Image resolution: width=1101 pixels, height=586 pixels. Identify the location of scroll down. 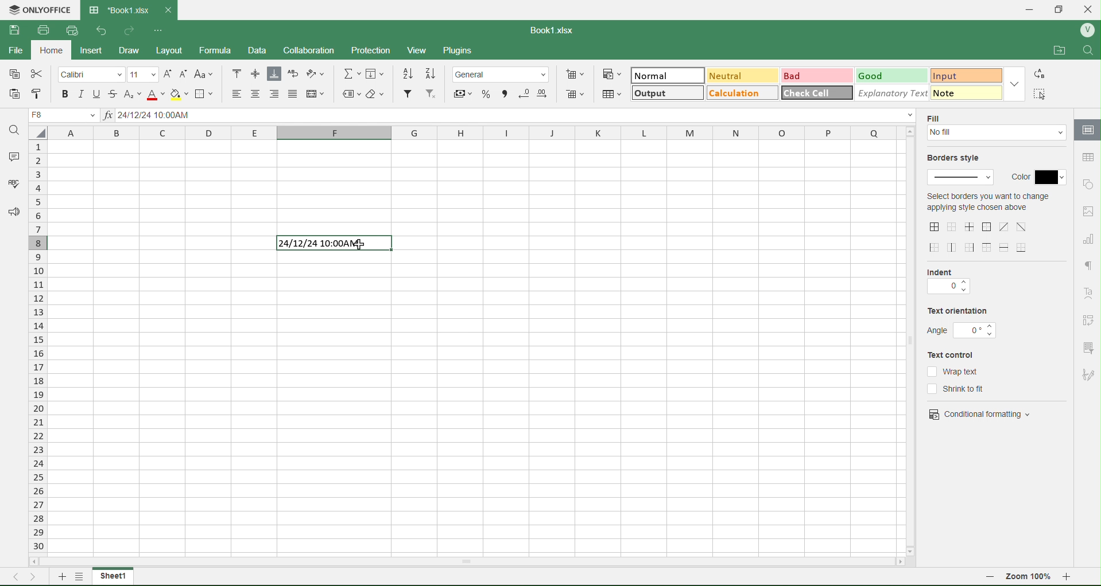
(913, 548).